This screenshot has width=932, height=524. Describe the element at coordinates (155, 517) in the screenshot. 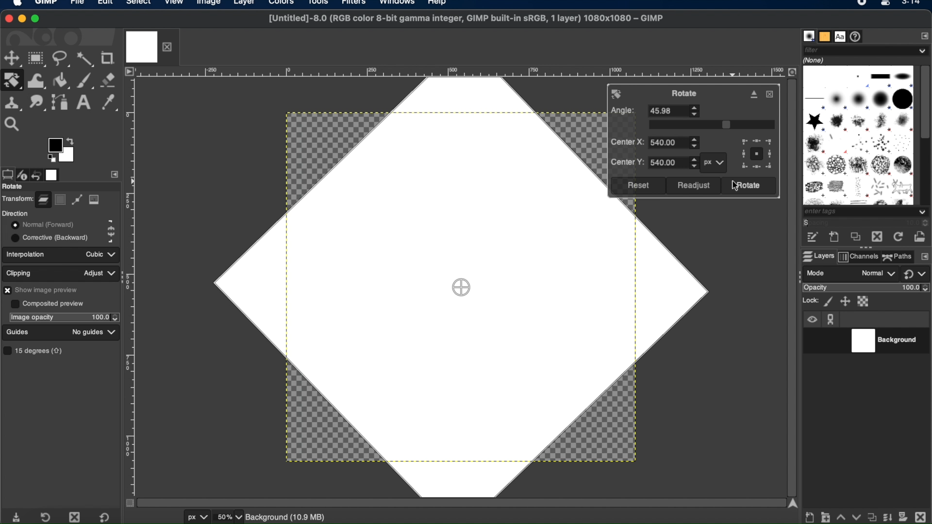

I see `cursor coordinates` at that location.